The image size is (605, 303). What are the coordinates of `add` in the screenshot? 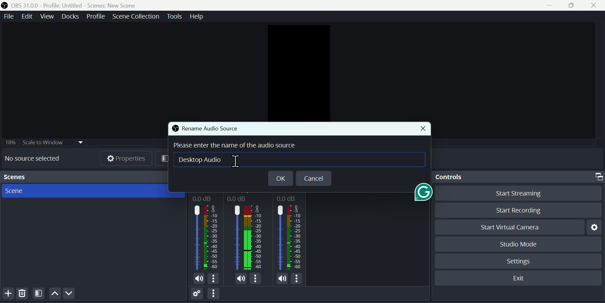 It's located at (8, 295).